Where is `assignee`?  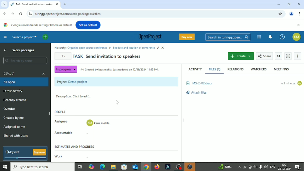 assignee is located at coordinates (99, 123).